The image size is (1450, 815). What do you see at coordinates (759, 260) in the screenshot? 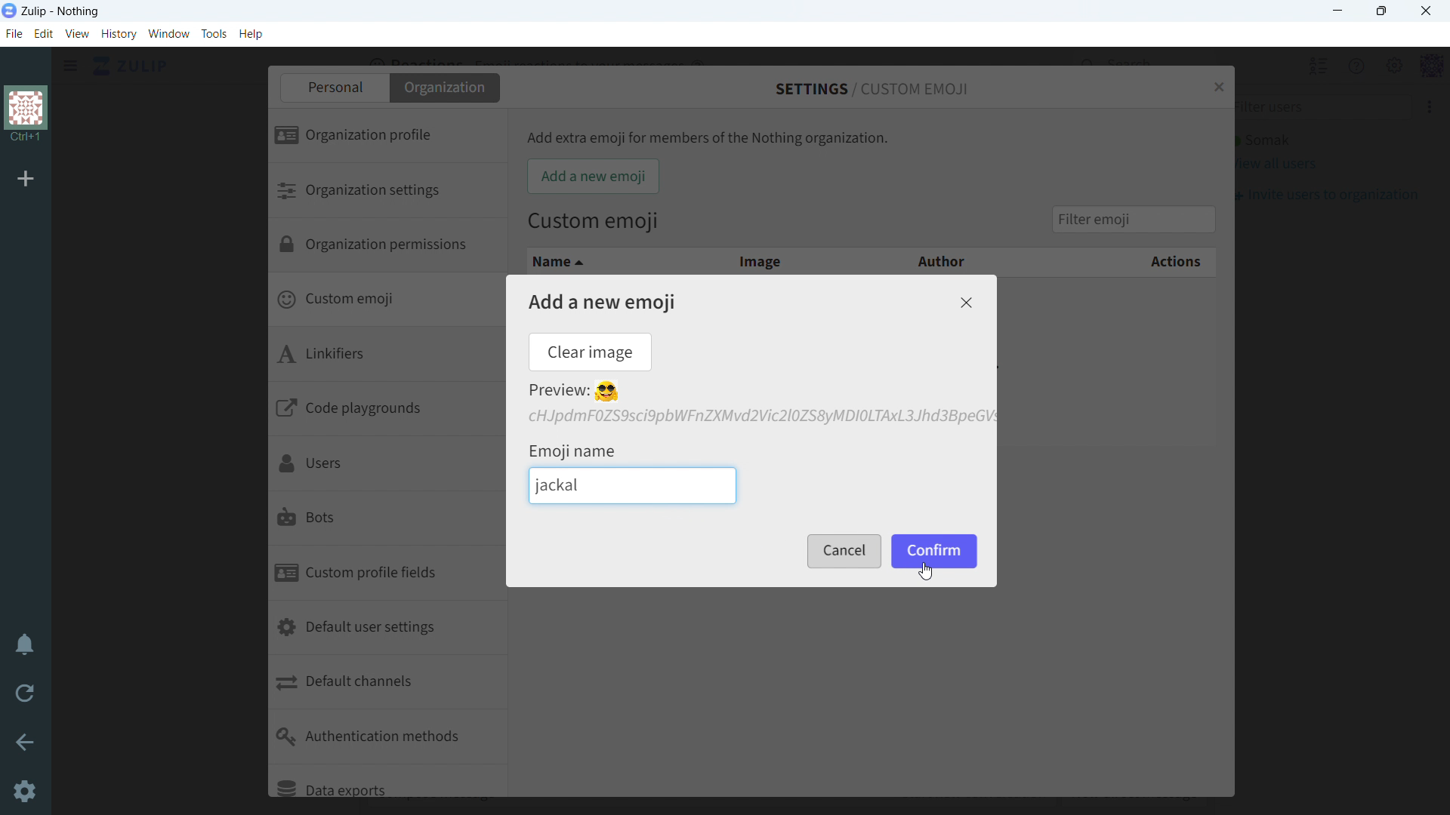
I see `image` at bounding box center [759, 260].